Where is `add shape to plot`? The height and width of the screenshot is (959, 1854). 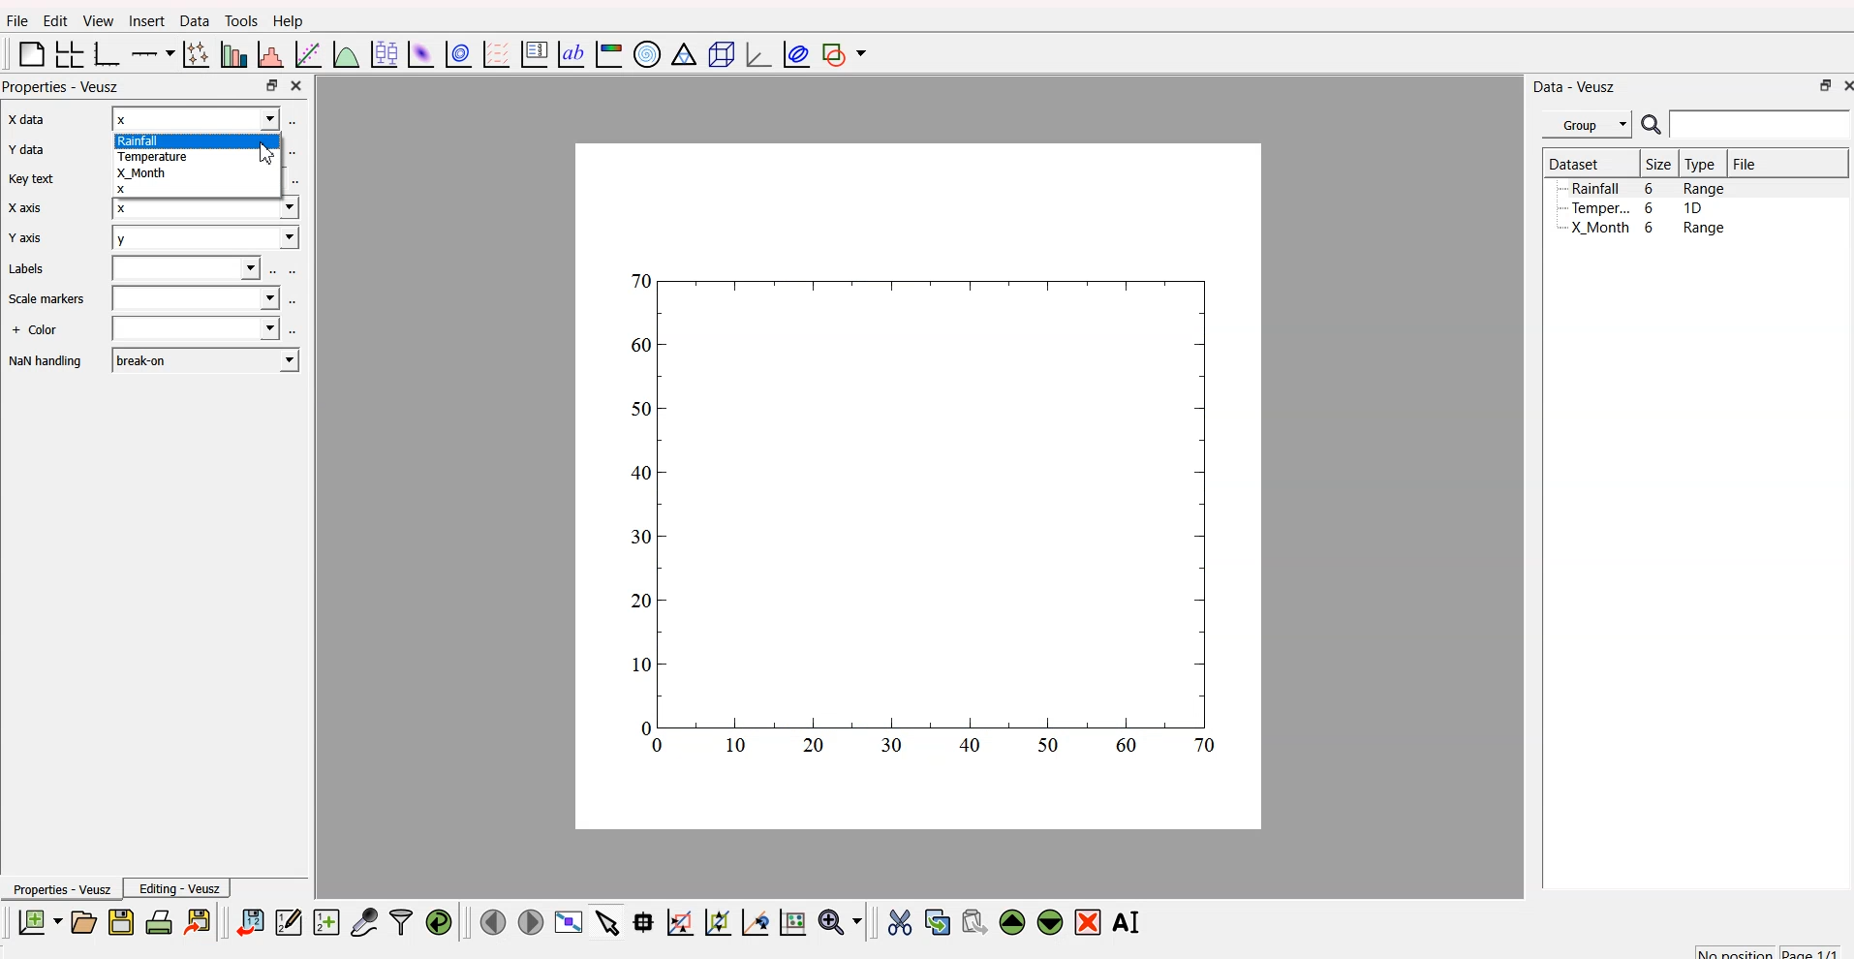 add shape to plot is located at coordinates (848, 55).